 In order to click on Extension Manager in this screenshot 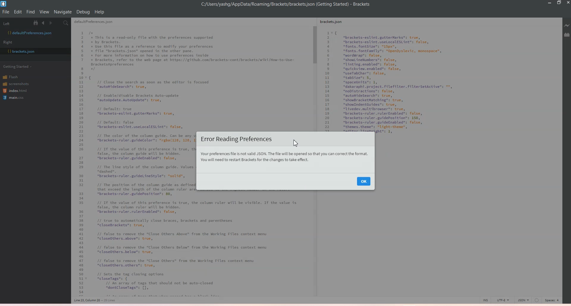, I will do `click(567, 35)`.